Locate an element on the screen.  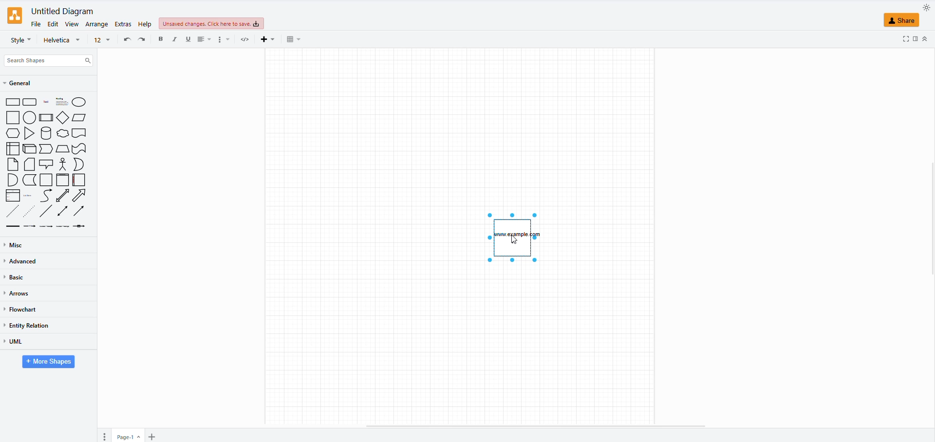
internal storage is located at coordinates (13, 148).